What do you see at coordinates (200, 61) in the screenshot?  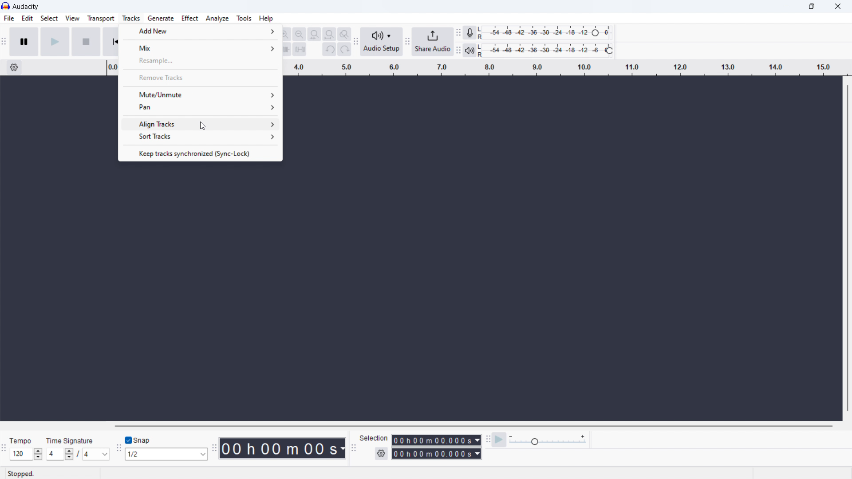 I see `resample` at bounding box center [200, 61].